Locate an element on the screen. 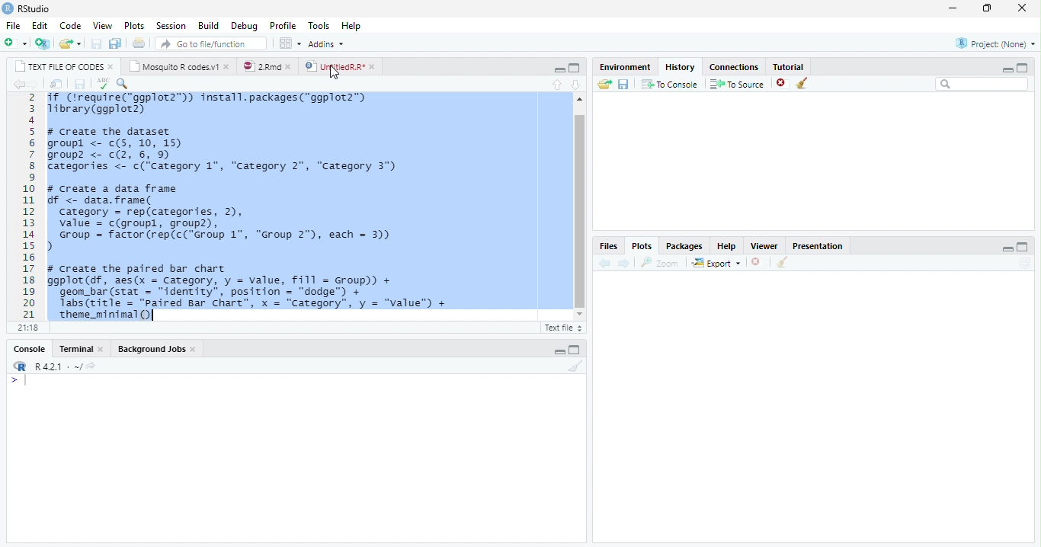 The height and width of the screenshot is (547, 1041). terminal is located at coordinates (75, 349).